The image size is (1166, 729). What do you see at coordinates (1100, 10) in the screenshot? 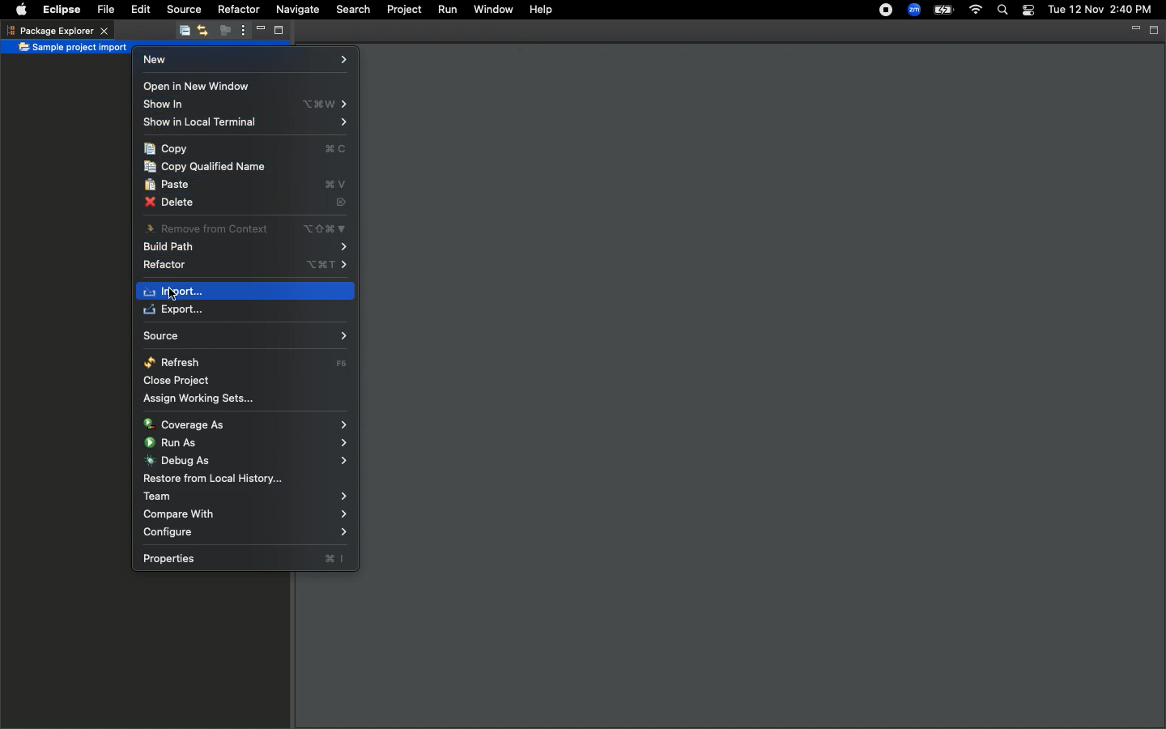
I see `Tue 12 Nov 2:40 PM` at bounding box center [1100, 10].